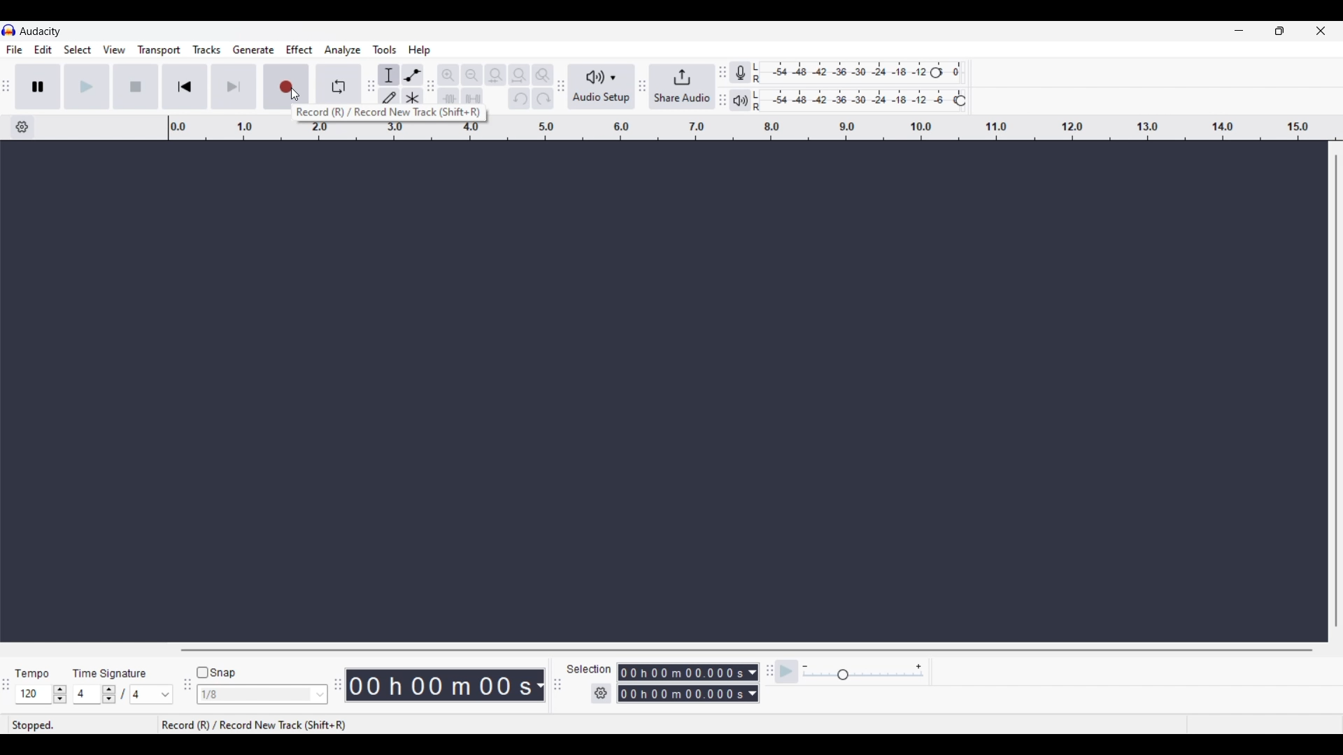 The height and width of the screenshot is (755, 1343). What do you see at coordinates (471, 75) in the screenshot?
I see `Zoom out` at bounding box center [471, 75].